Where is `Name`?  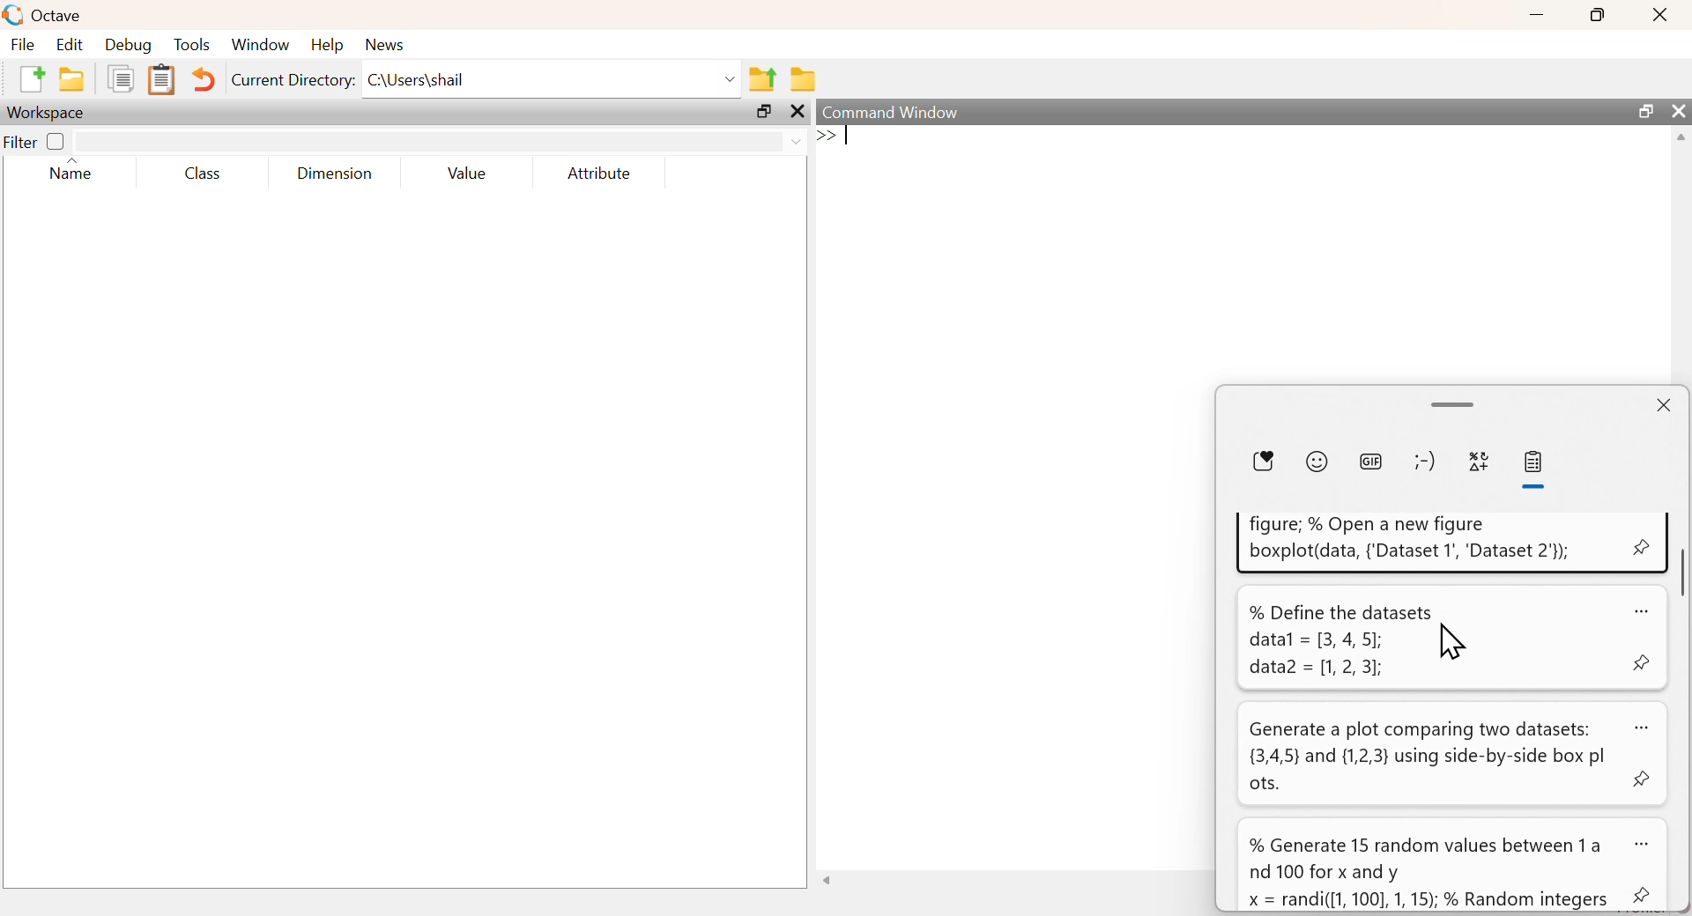
Name is located at coordinates (72, 172).